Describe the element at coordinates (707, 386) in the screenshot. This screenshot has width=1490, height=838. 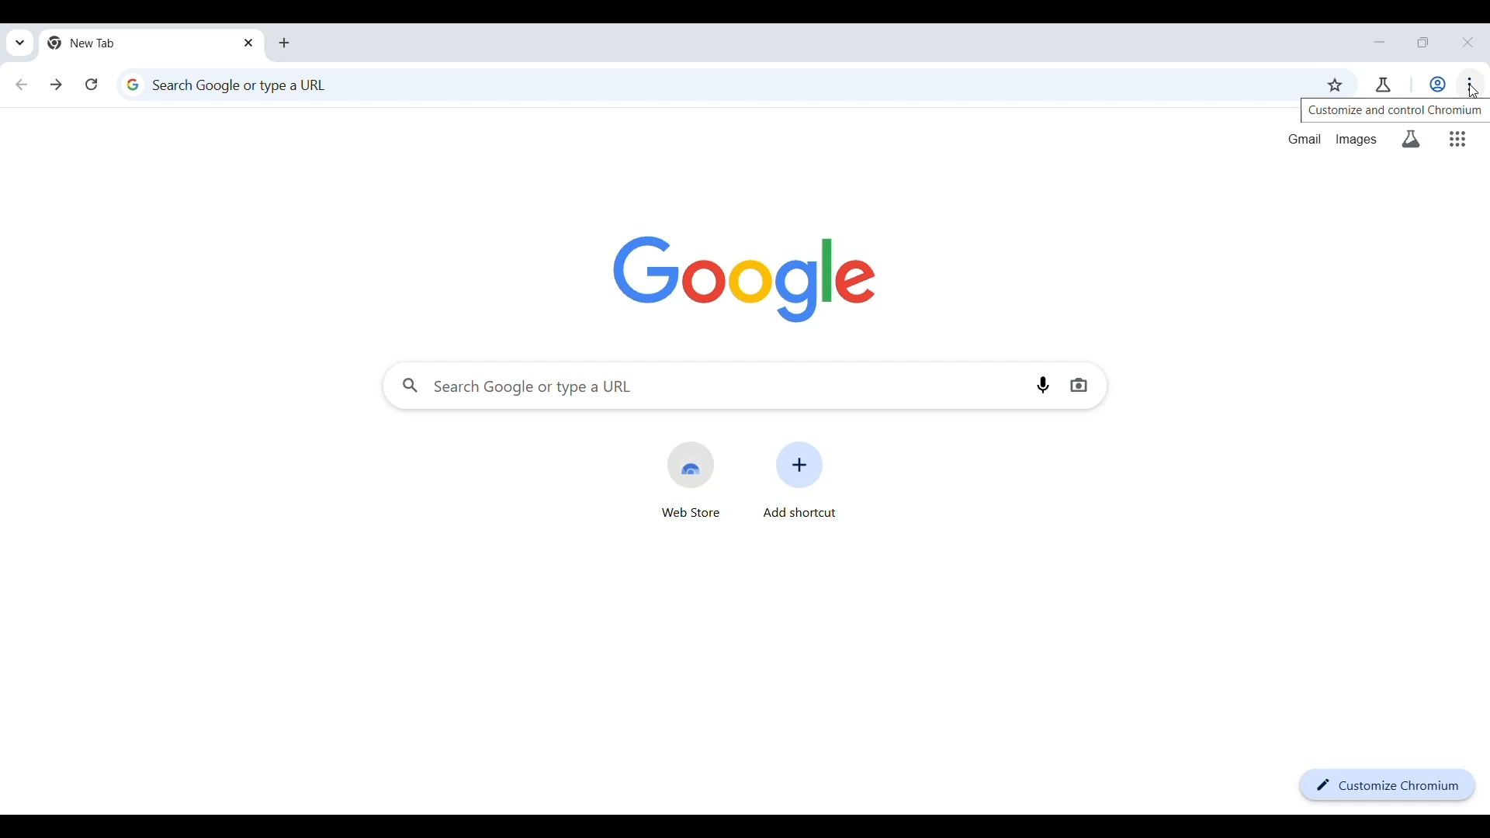
I see `Search Google or enter web link` at that location.